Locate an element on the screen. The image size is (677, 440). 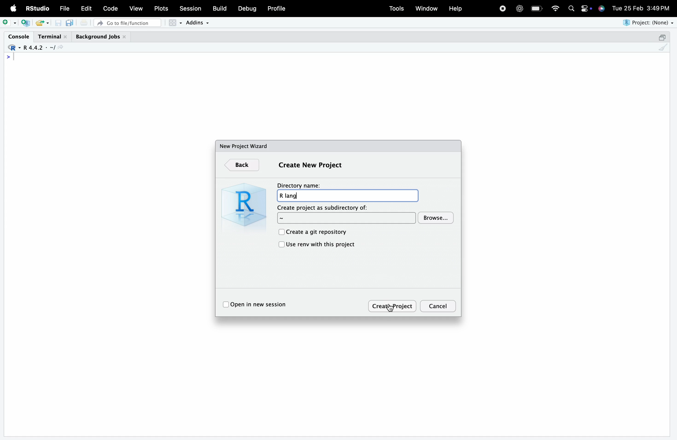
Workspace panes is located at coordinates (175, 23).